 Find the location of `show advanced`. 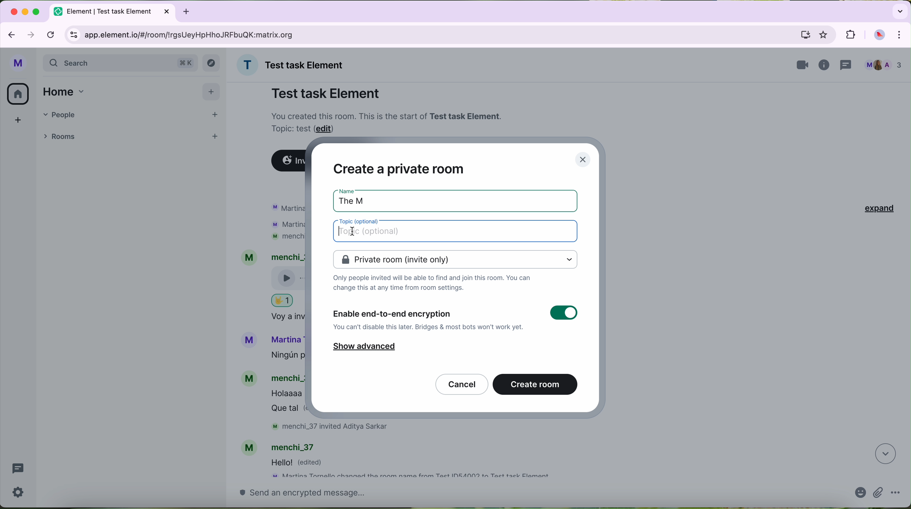

show advanced is located at coordinates (364, 348).